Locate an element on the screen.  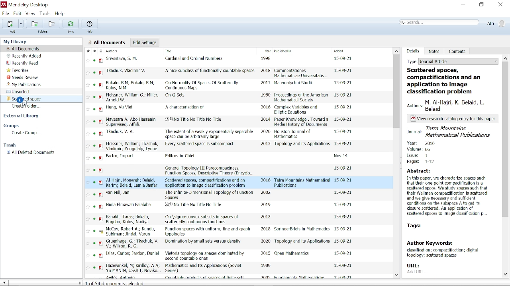
Profile is located at coordinates (496, 23).